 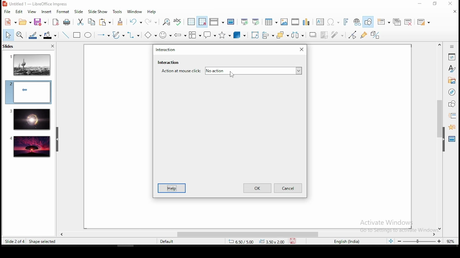 I want to click on gallery, so click(x=452, y=81).